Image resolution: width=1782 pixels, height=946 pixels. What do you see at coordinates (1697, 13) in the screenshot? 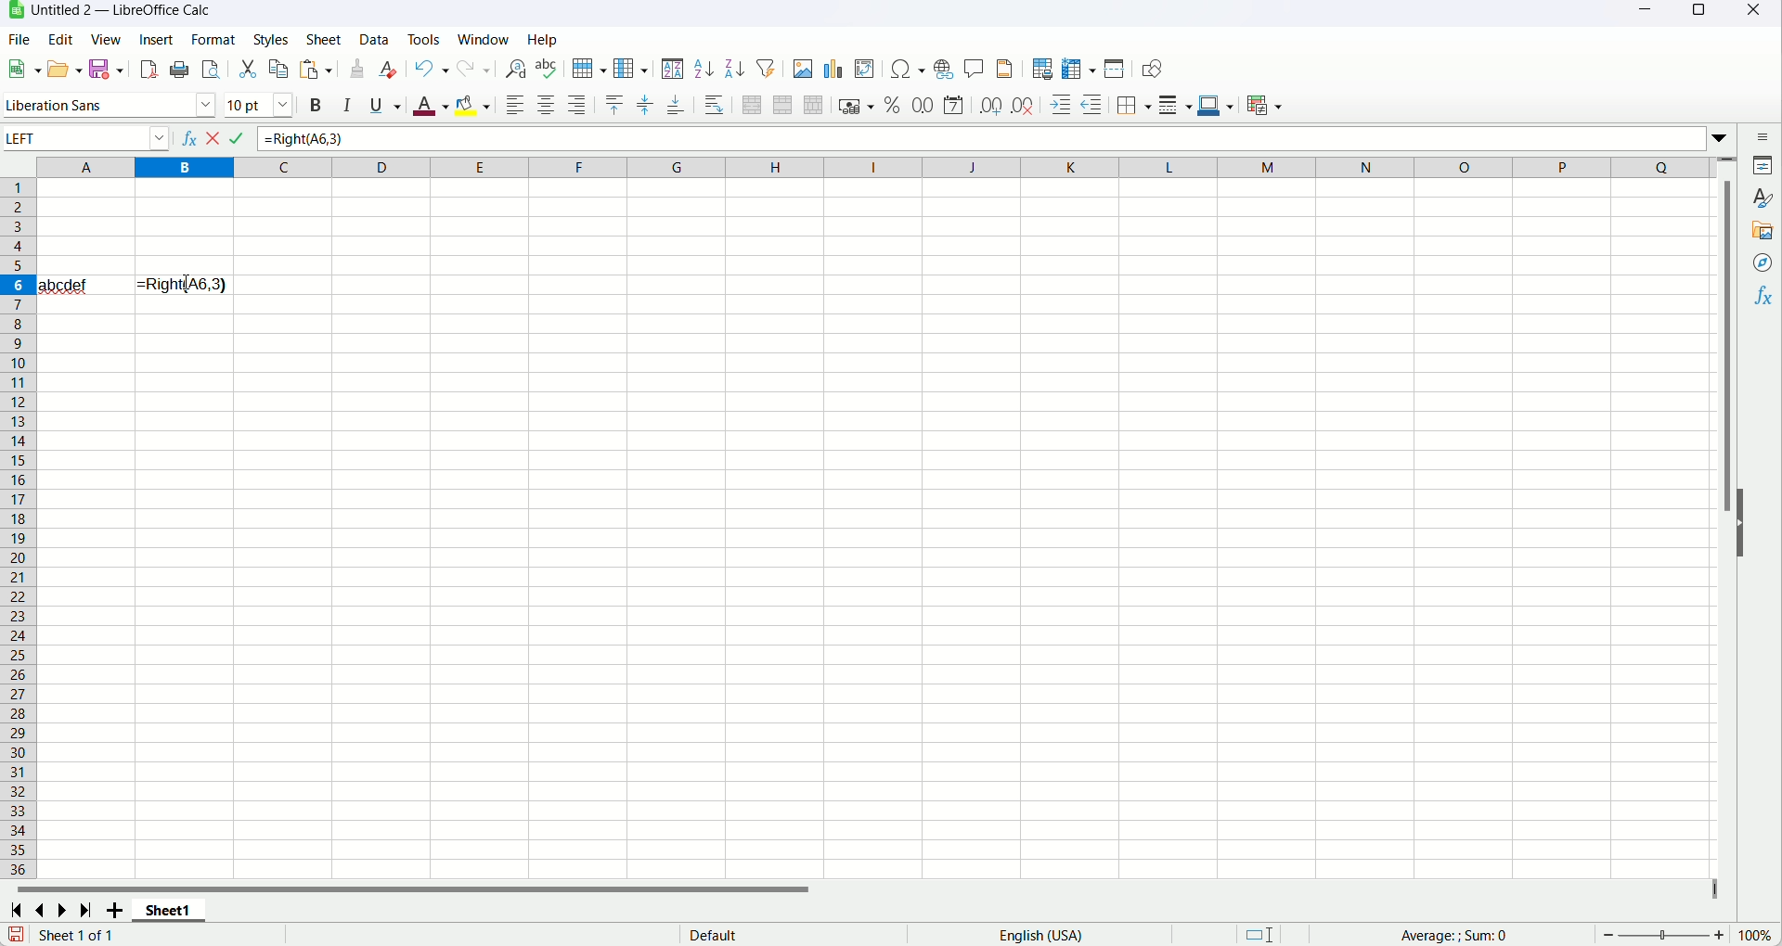
I see `maximize` at bounding box center [1697, 13].